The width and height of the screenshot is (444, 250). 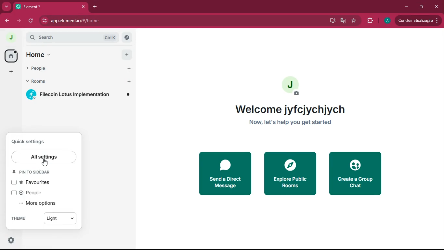 I want to click on add room, so click(x=129, y=81).